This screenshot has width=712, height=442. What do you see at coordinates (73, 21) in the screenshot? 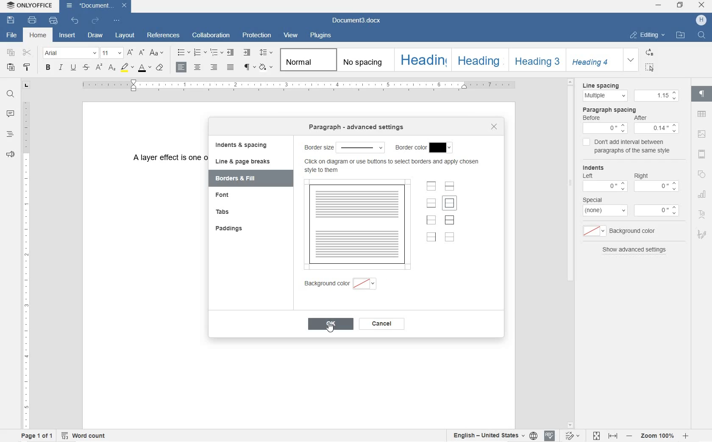
I see `UNDO` at bounding box center [73, 21].